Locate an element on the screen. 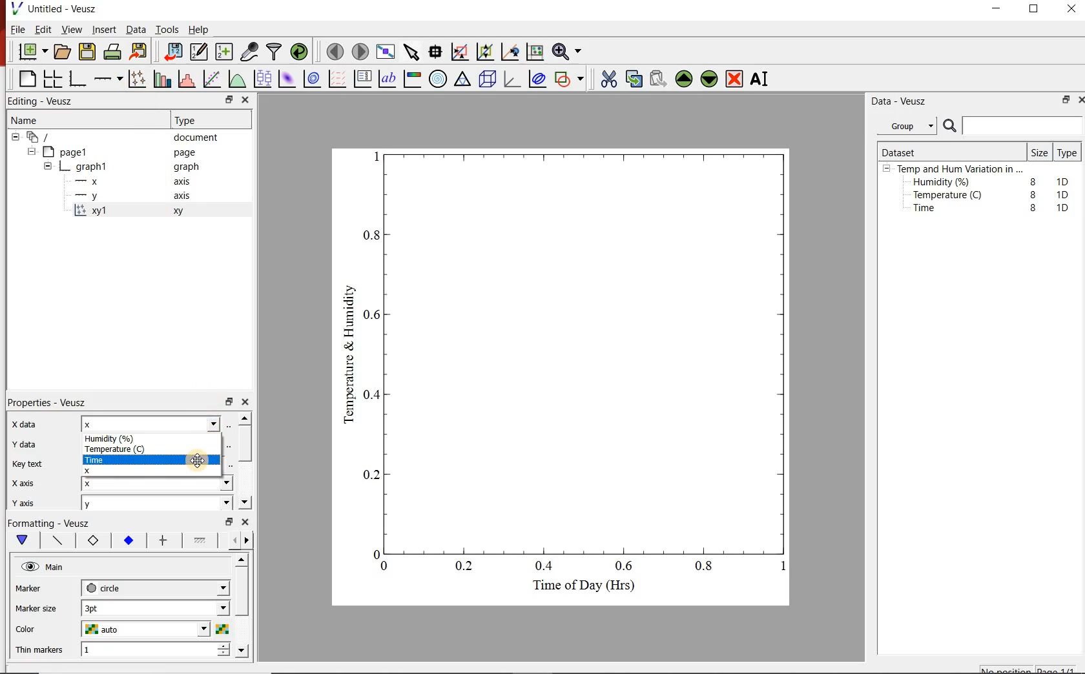  Humidity (%) is located at coordinates (116, 436).